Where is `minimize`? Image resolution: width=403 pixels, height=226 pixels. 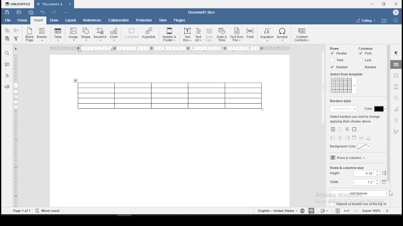
minimize is located at coordinates (372, 4).